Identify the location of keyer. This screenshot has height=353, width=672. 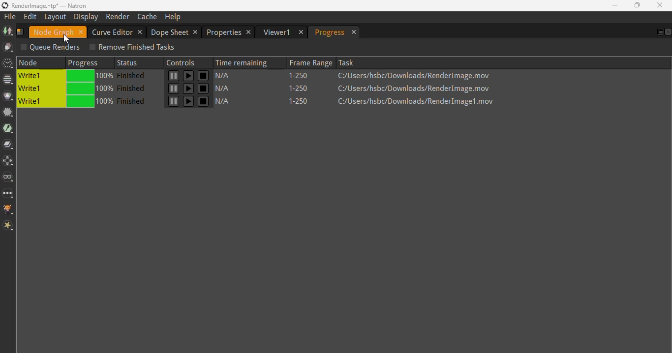
(8, 129).